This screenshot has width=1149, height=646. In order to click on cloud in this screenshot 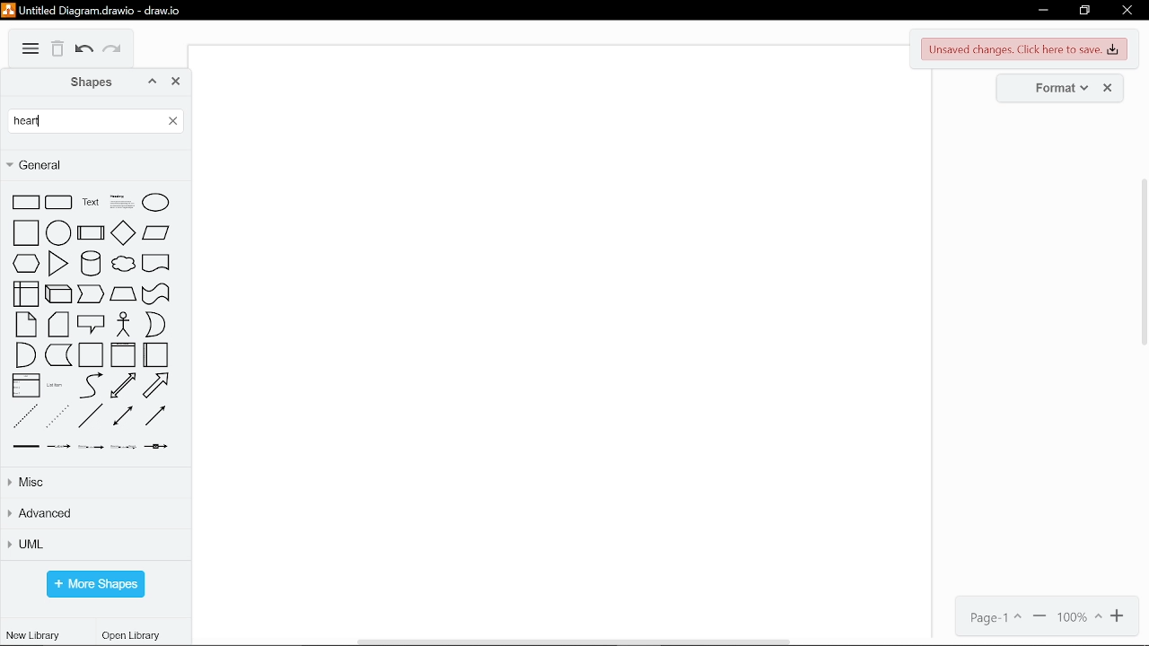, I will do `click(123, 266)`.